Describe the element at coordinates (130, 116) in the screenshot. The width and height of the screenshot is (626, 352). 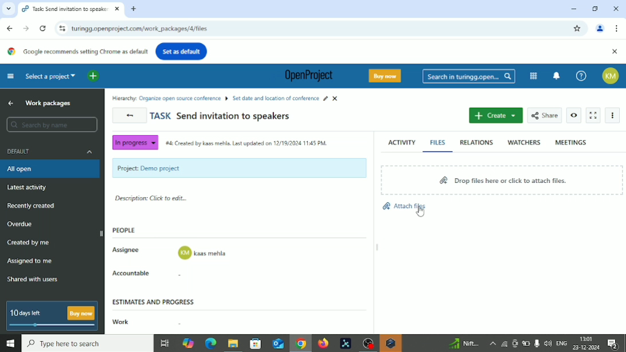
I see `Back` at that location.